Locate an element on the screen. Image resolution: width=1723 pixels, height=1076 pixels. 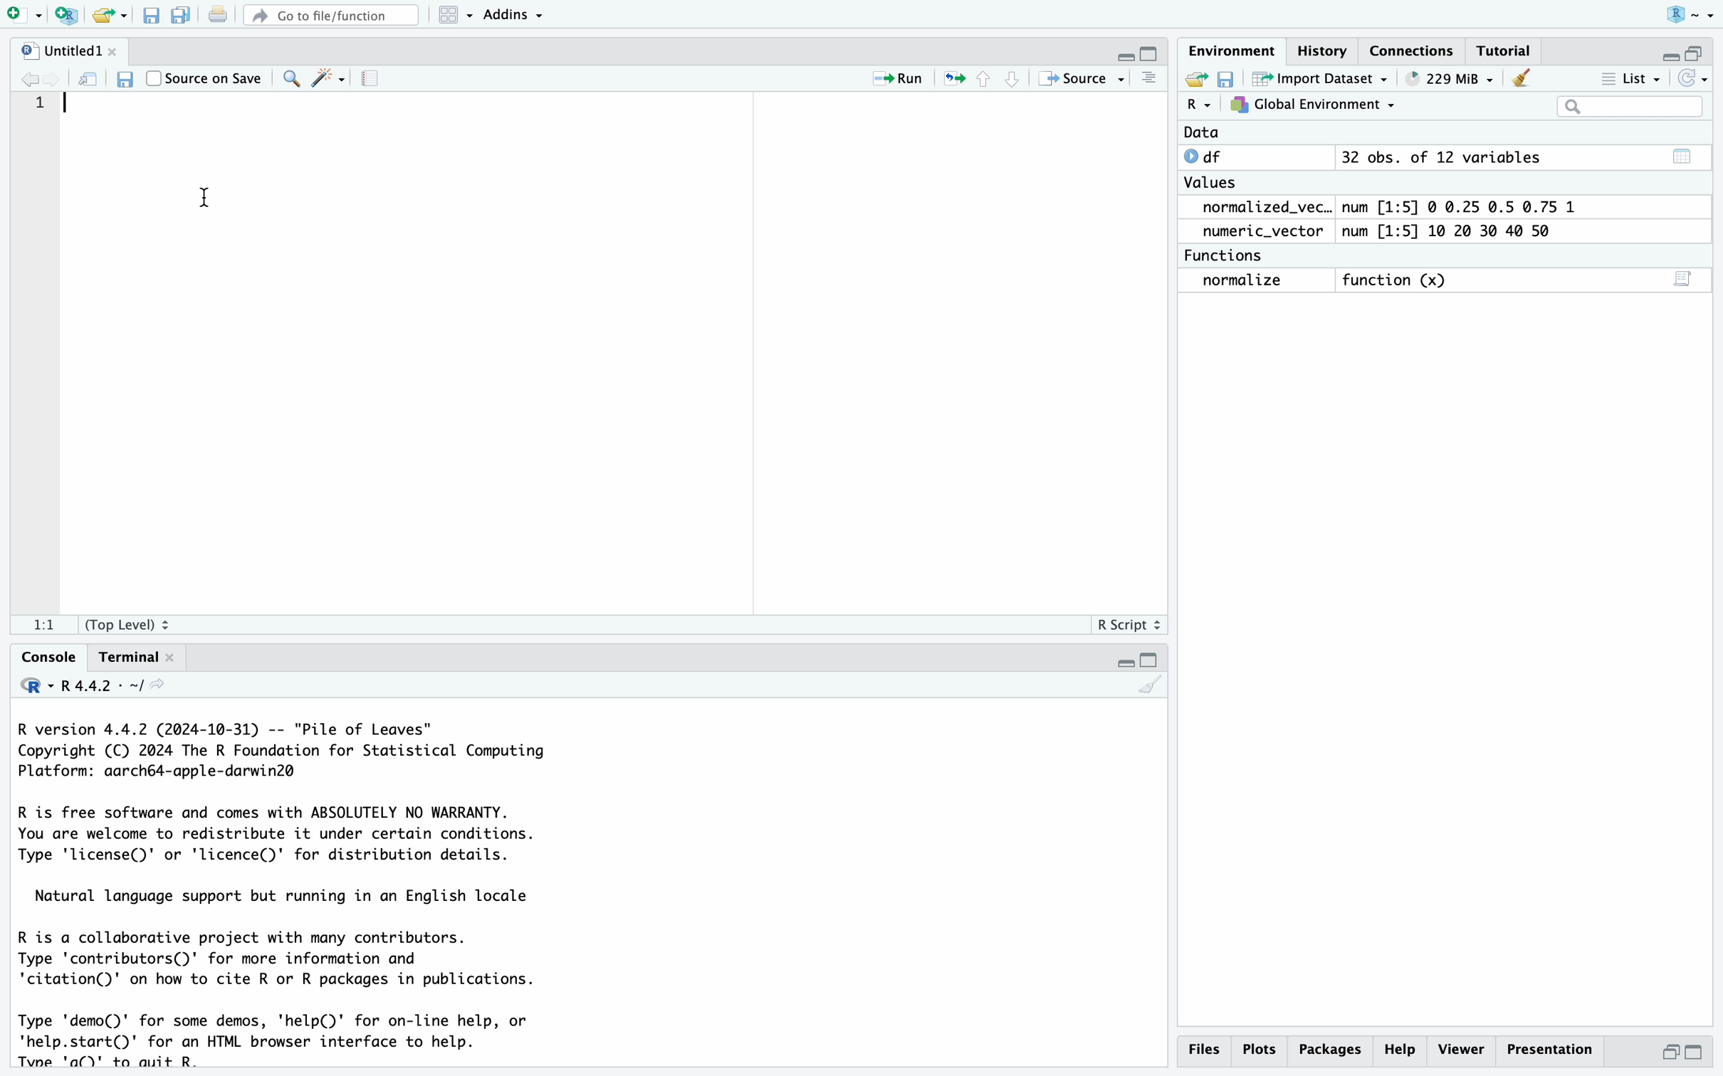
clear data is located at coordinates (1524, 77).